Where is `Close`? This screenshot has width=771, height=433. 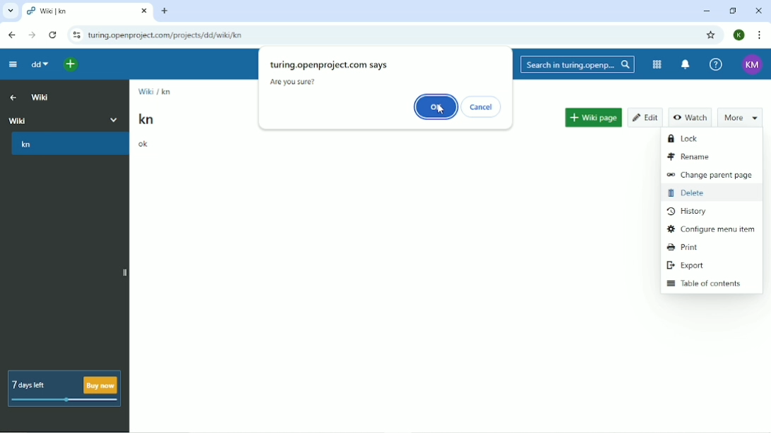 Close is located at coordinates (757, 11).